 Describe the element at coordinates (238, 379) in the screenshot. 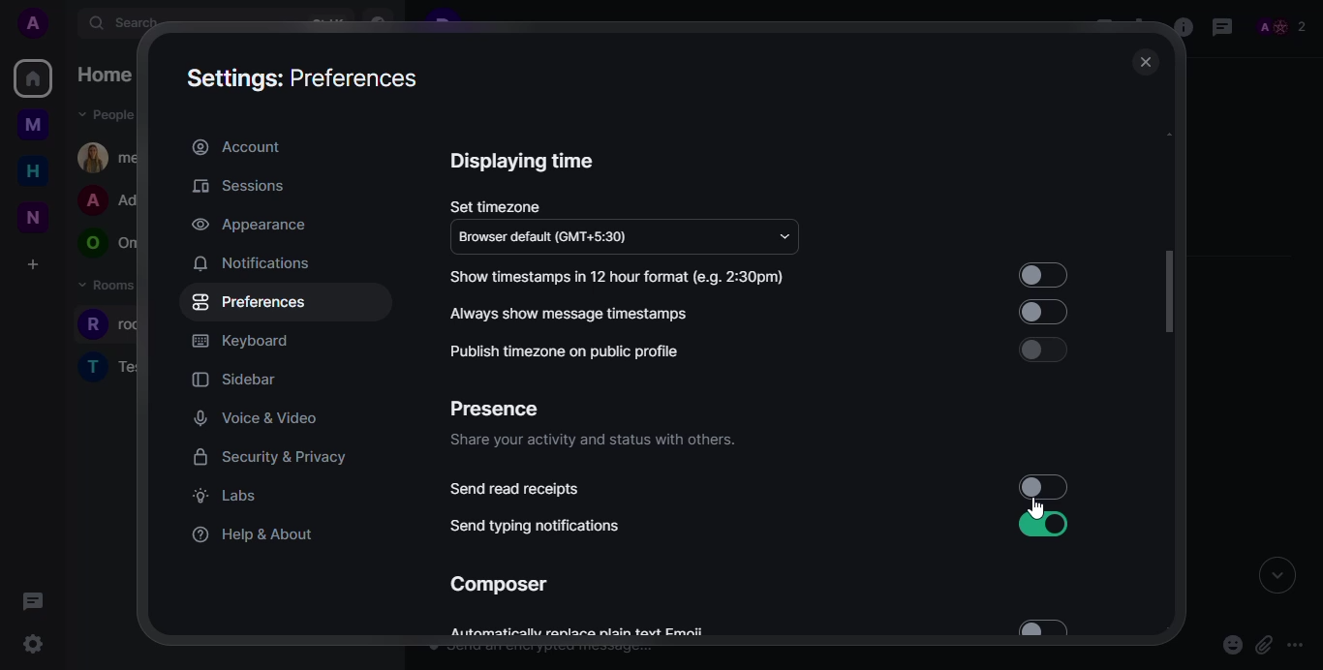

I see `sidebar` at that location.